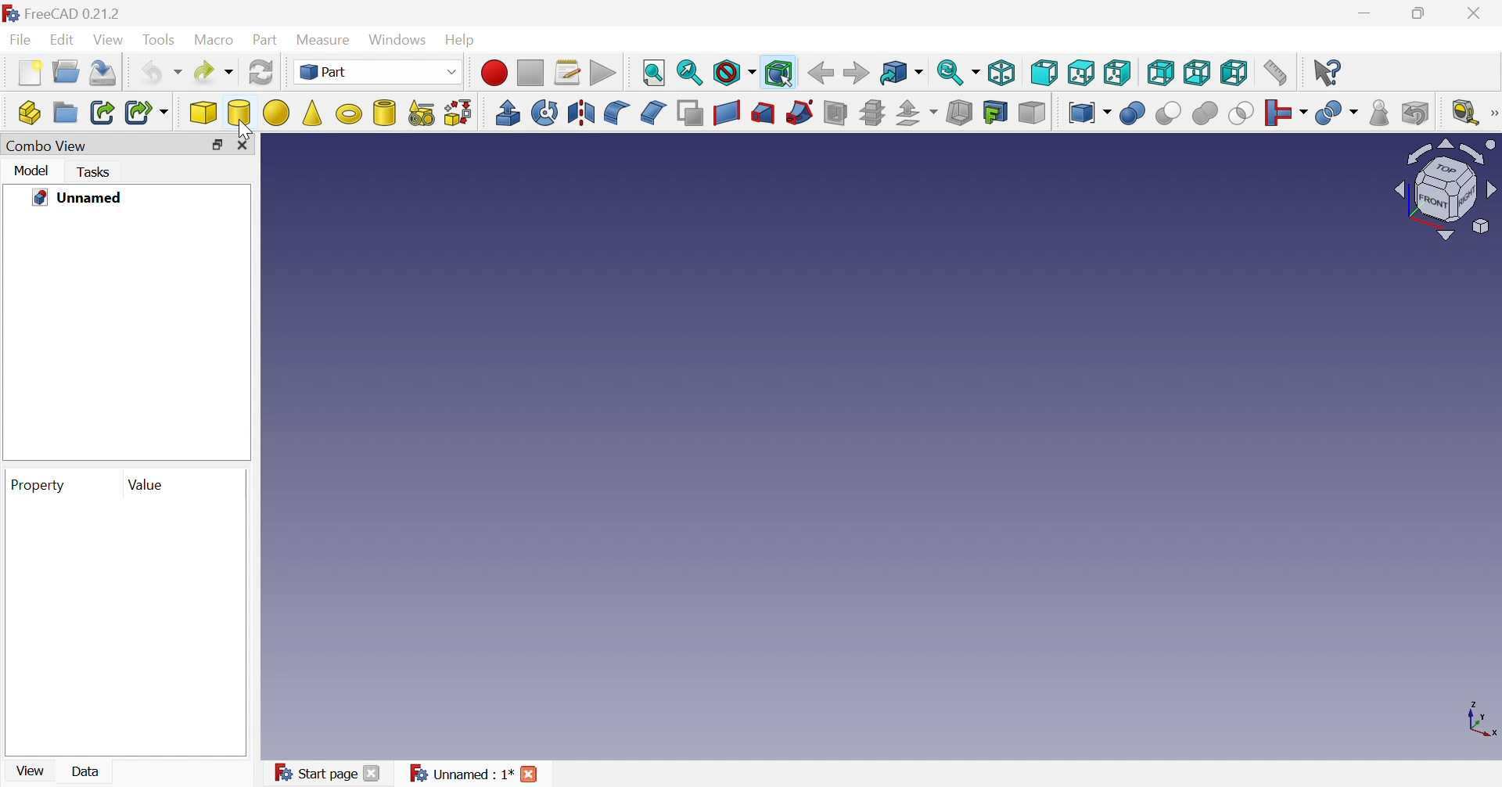 The height and width of the screenshot is (787, 1502). Describe the element at coordinates (1089, 112) in the screenshot. I see `Compound tools` at that location.